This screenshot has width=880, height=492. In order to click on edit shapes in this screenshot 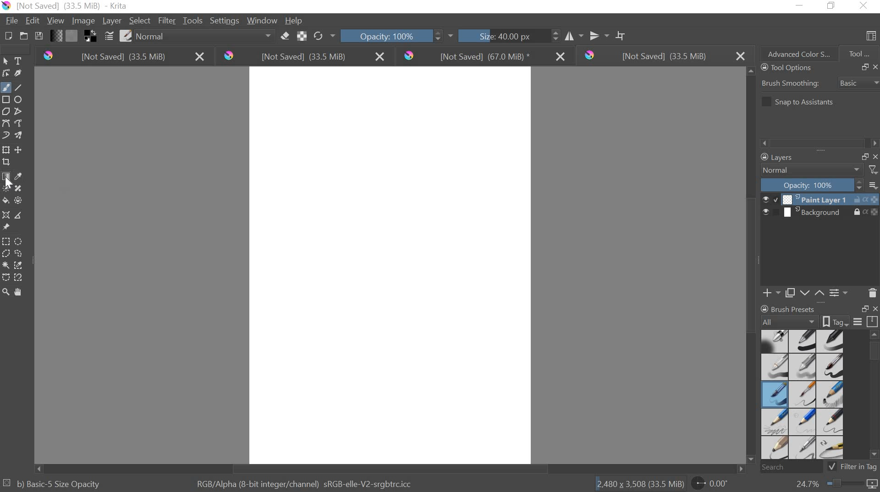, I will do `click(7, 73)`.